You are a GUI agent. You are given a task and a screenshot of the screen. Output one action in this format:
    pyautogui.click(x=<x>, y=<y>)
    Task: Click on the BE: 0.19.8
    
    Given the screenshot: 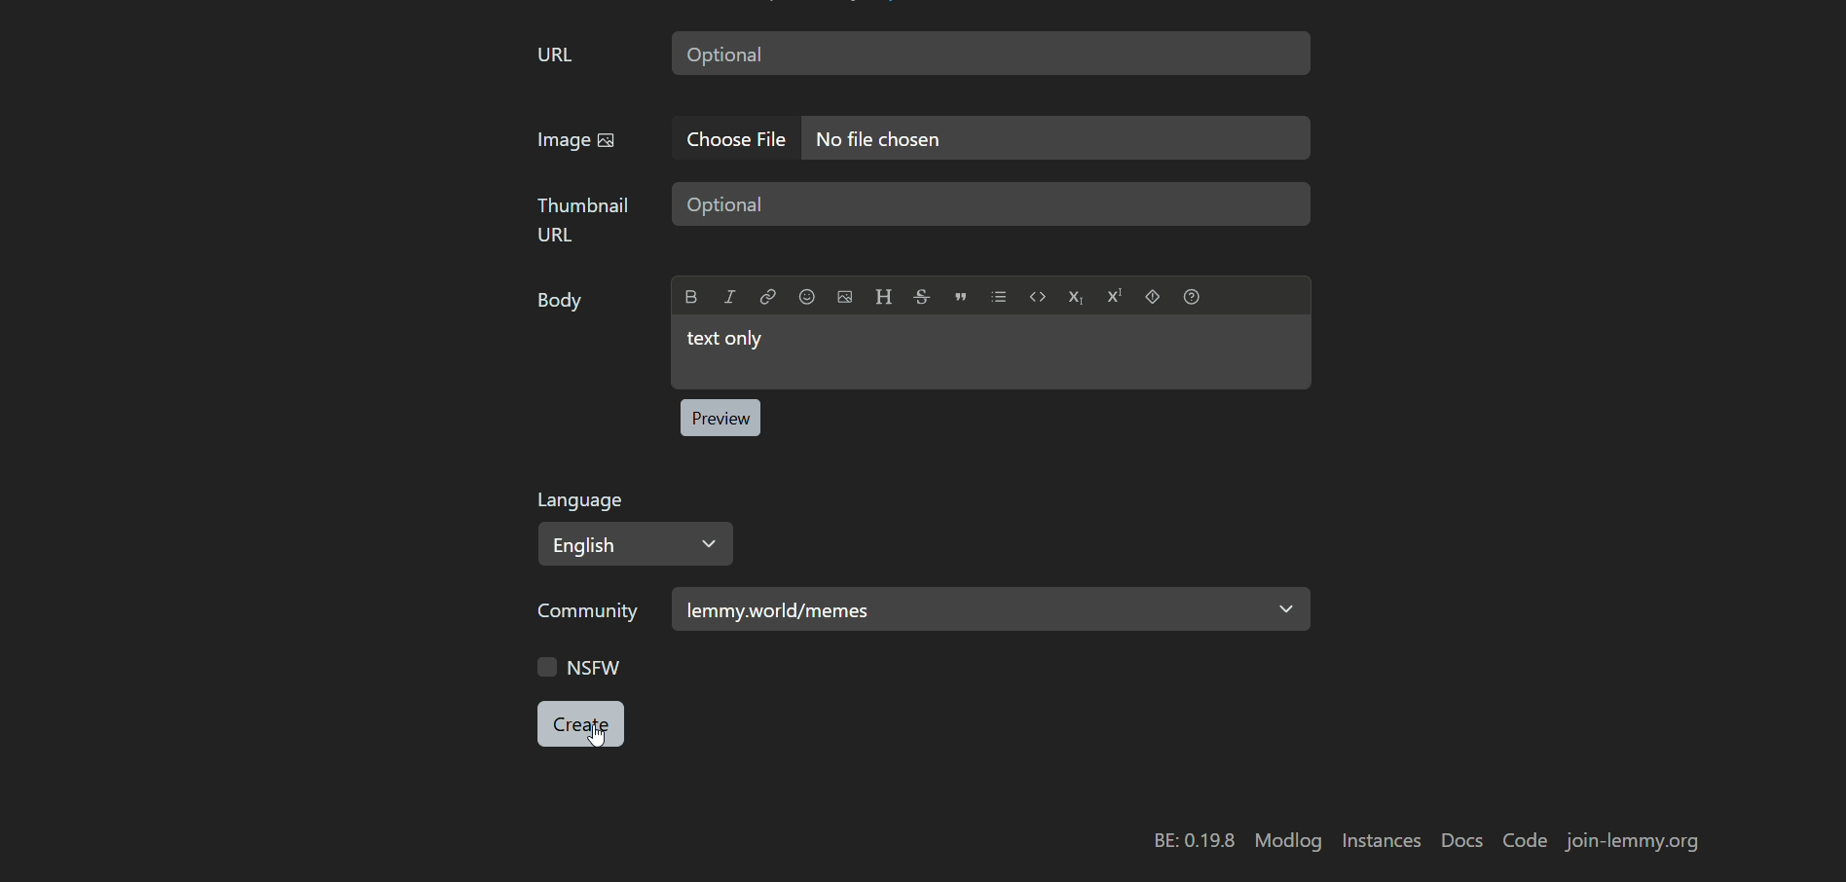 What is the action you would take?
    pyautogui.click(x=1195, y=841)
    